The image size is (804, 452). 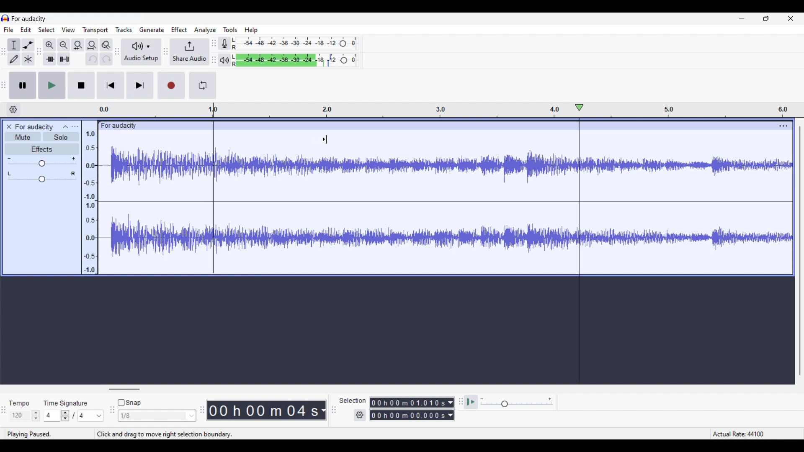 I want to click on Playback speed scale, so click(x=516, y=402).